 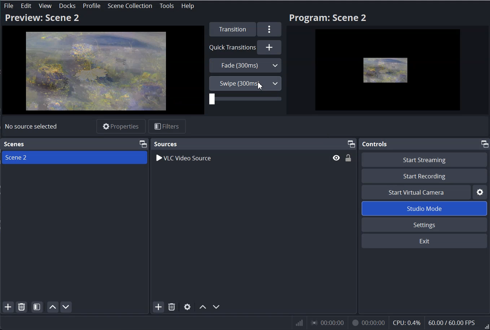 What do you see at coordinates (9, 6) in the screenshot?
I see `File` at bounding box center [9, 6].